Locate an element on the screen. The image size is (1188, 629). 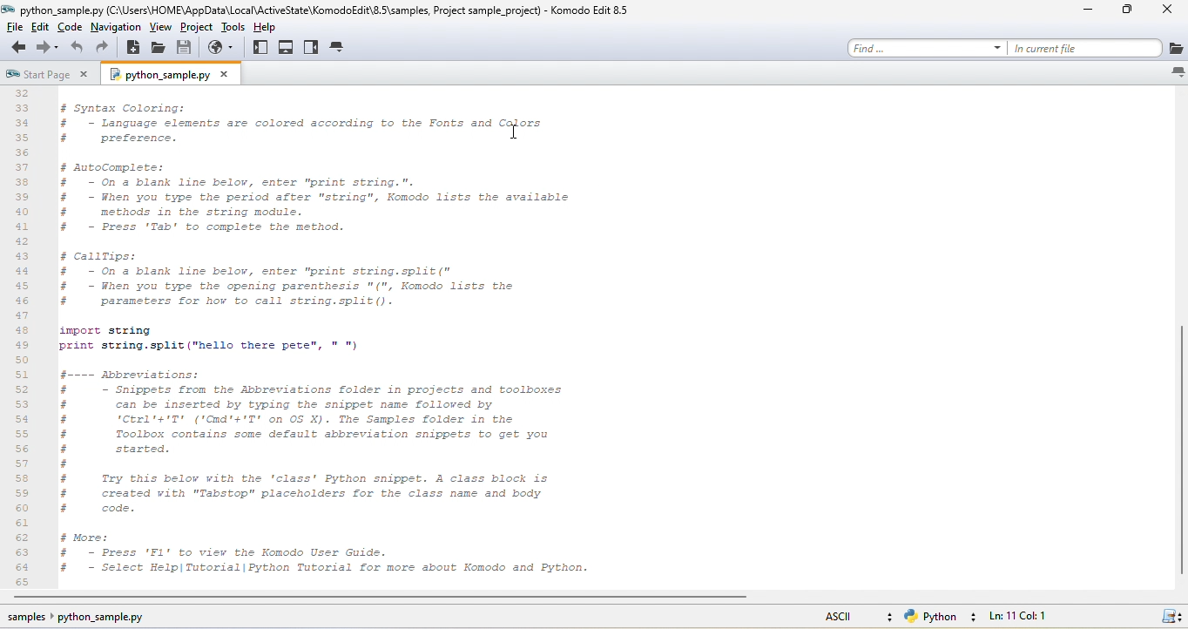
forward is located at coordinates (50, 49).